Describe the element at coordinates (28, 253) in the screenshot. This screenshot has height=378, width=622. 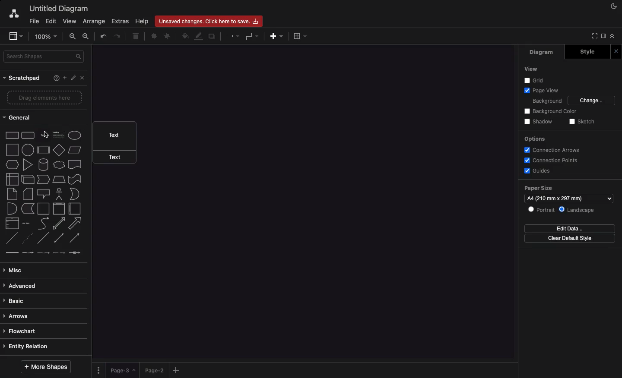
I see `connector with label` at that location.